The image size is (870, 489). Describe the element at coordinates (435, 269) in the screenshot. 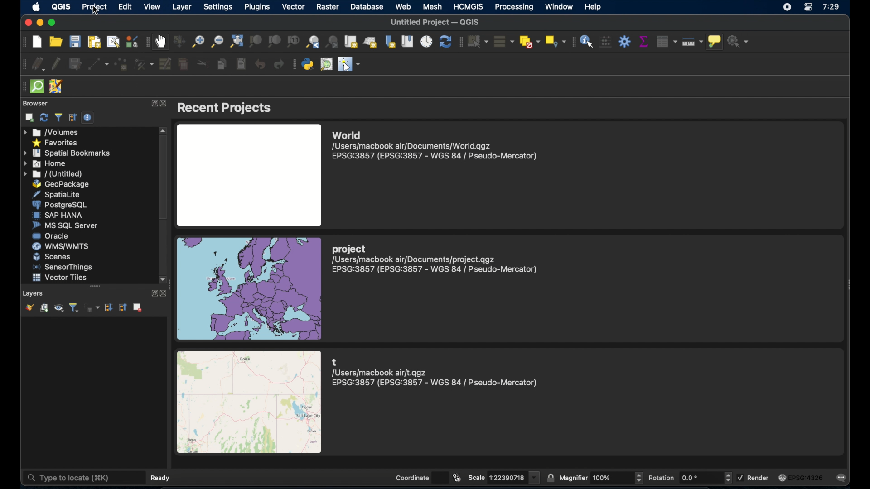

I see `EPSG:3857 (EPSG:3857 - WGS 84 | Pseudo-Mercator)` at that location.